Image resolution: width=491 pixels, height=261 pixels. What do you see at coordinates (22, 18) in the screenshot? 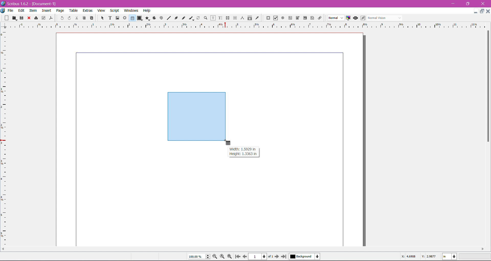
I see `Save` at bounding box center [22, 18].